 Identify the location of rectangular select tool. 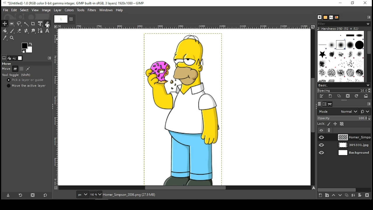
(13, 23).